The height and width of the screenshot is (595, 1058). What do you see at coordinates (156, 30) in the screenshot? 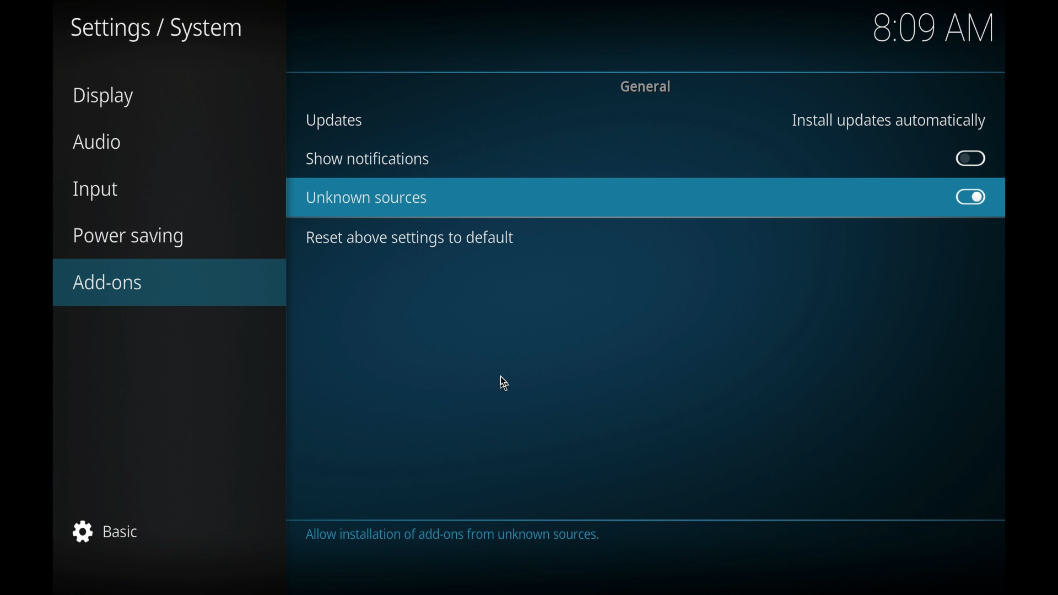
I see `settings/system` at bounding box center [156, 30].